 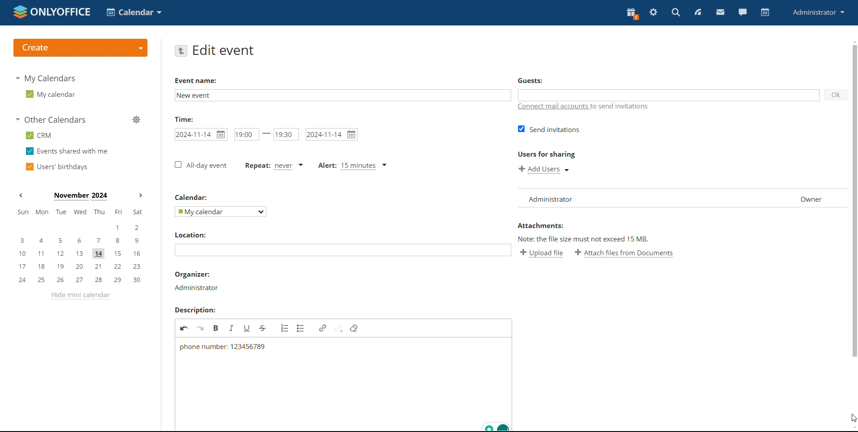 I want to click on search, so click(x=675, y=13).